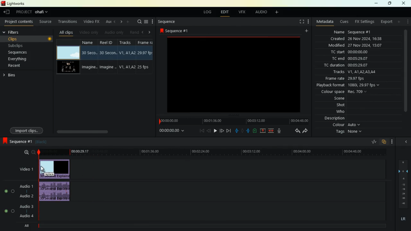  Describe the element at coordinates (24, 186) in the screenshot. I see `audio 1` at that location.